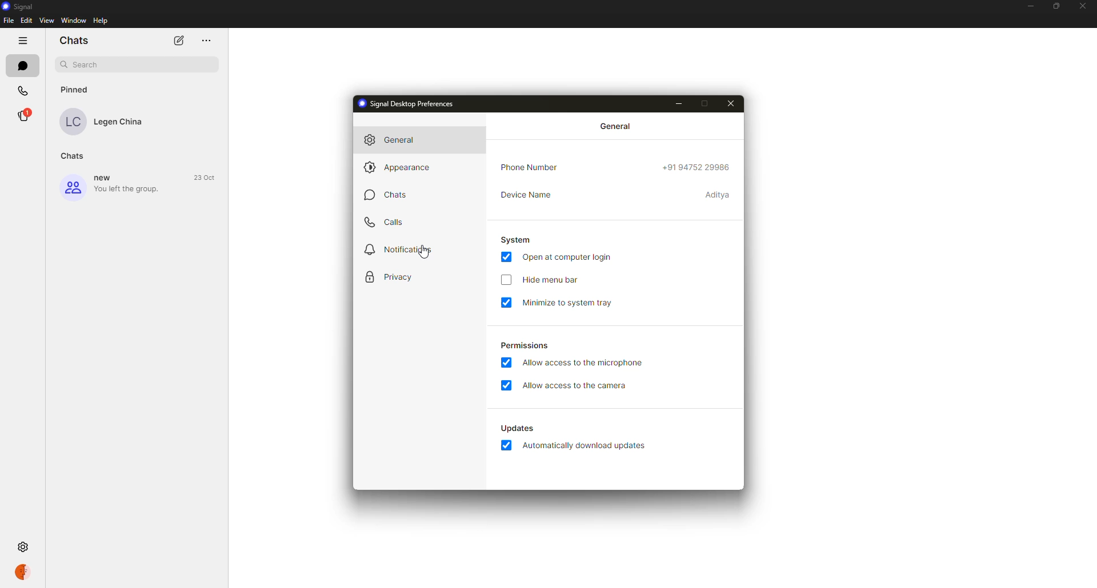  What do you see at coordinates (73, 187) in the screenshot?
I see `group icon` at bounding box center [73, 187].